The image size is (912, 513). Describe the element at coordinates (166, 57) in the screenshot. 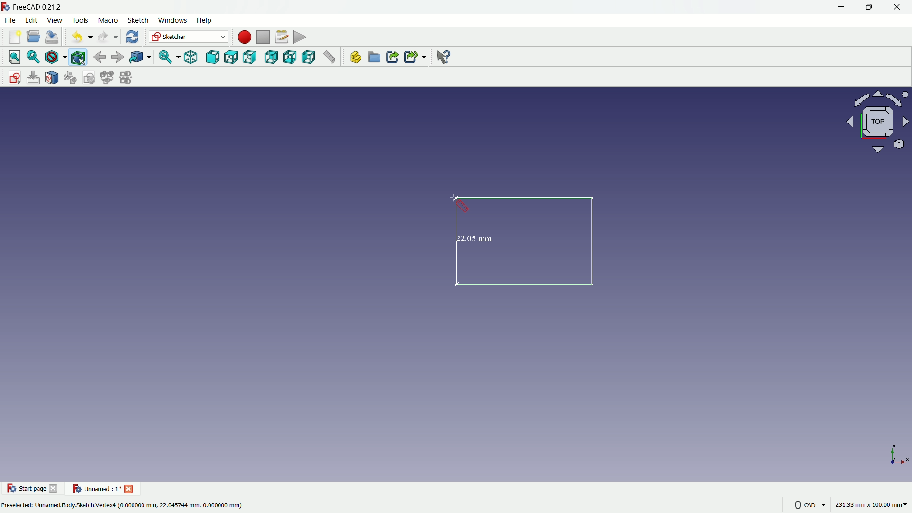

I see `sync view` at that location.